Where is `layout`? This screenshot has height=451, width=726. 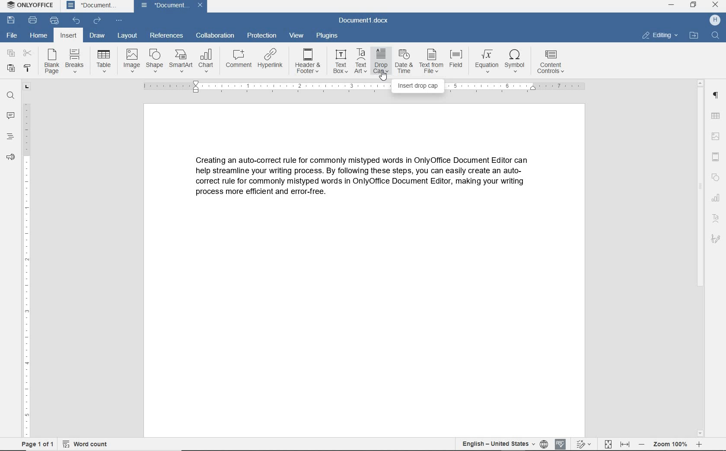 layout is located at coordinates (126, 35).